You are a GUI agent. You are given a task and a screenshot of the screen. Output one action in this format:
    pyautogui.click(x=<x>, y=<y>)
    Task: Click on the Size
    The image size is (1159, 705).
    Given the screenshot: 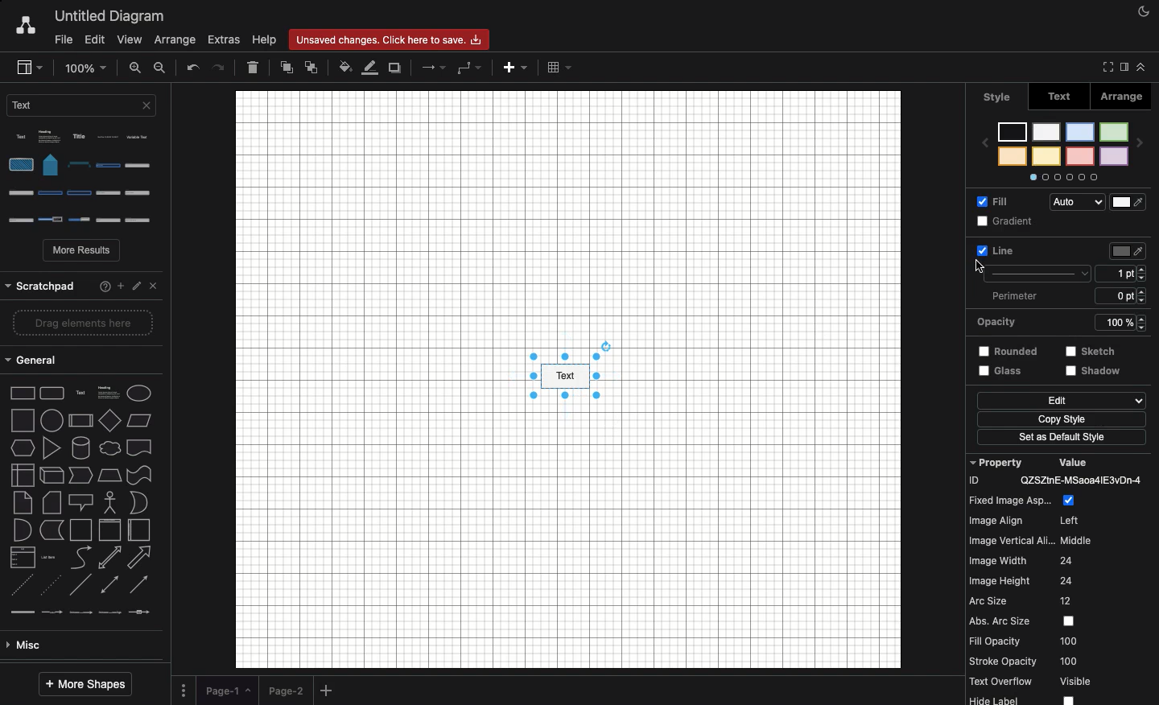 What is the action you would take?
    pyautogui.click(x=1124, y=249)
    